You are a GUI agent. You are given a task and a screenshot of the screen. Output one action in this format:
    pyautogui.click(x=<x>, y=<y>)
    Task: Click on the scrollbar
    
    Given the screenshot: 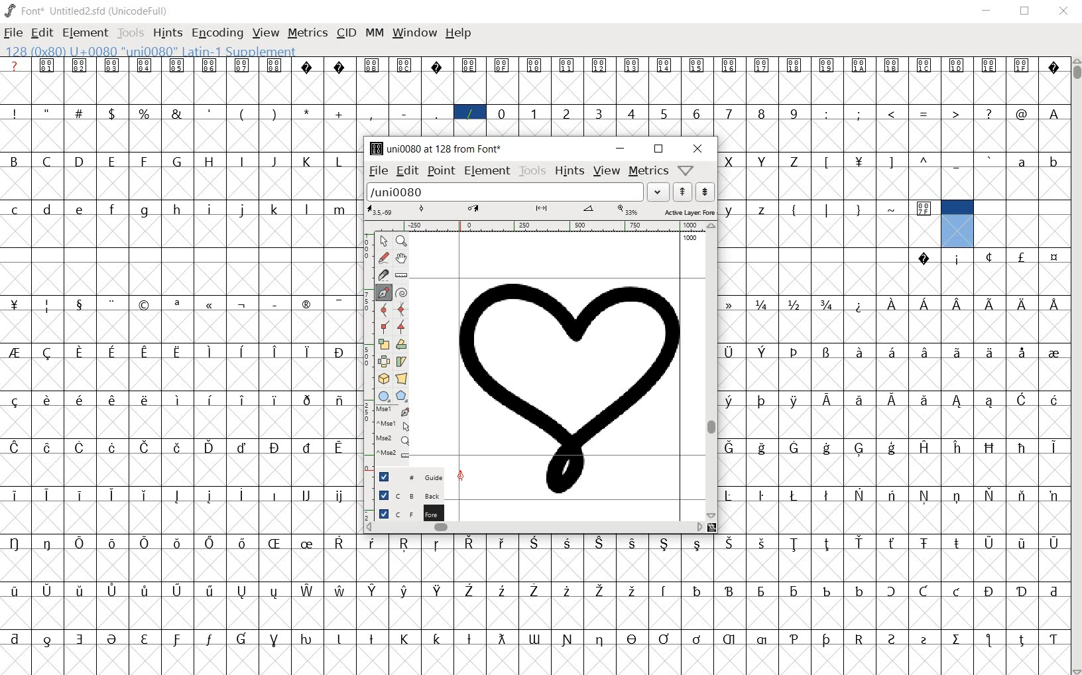 What is the action you would take?
    pyautogui.click(x=711, y=371)
    